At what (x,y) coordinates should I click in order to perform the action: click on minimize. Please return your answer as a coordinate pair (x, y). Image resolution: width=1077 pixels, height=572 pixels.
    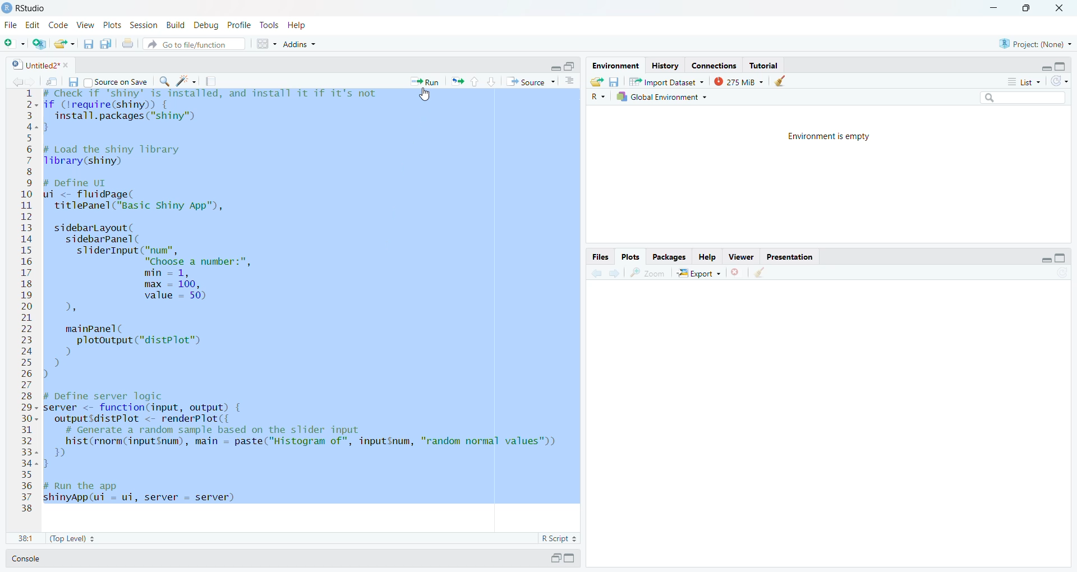
    Looking at the image, I should click on (1046, 260).